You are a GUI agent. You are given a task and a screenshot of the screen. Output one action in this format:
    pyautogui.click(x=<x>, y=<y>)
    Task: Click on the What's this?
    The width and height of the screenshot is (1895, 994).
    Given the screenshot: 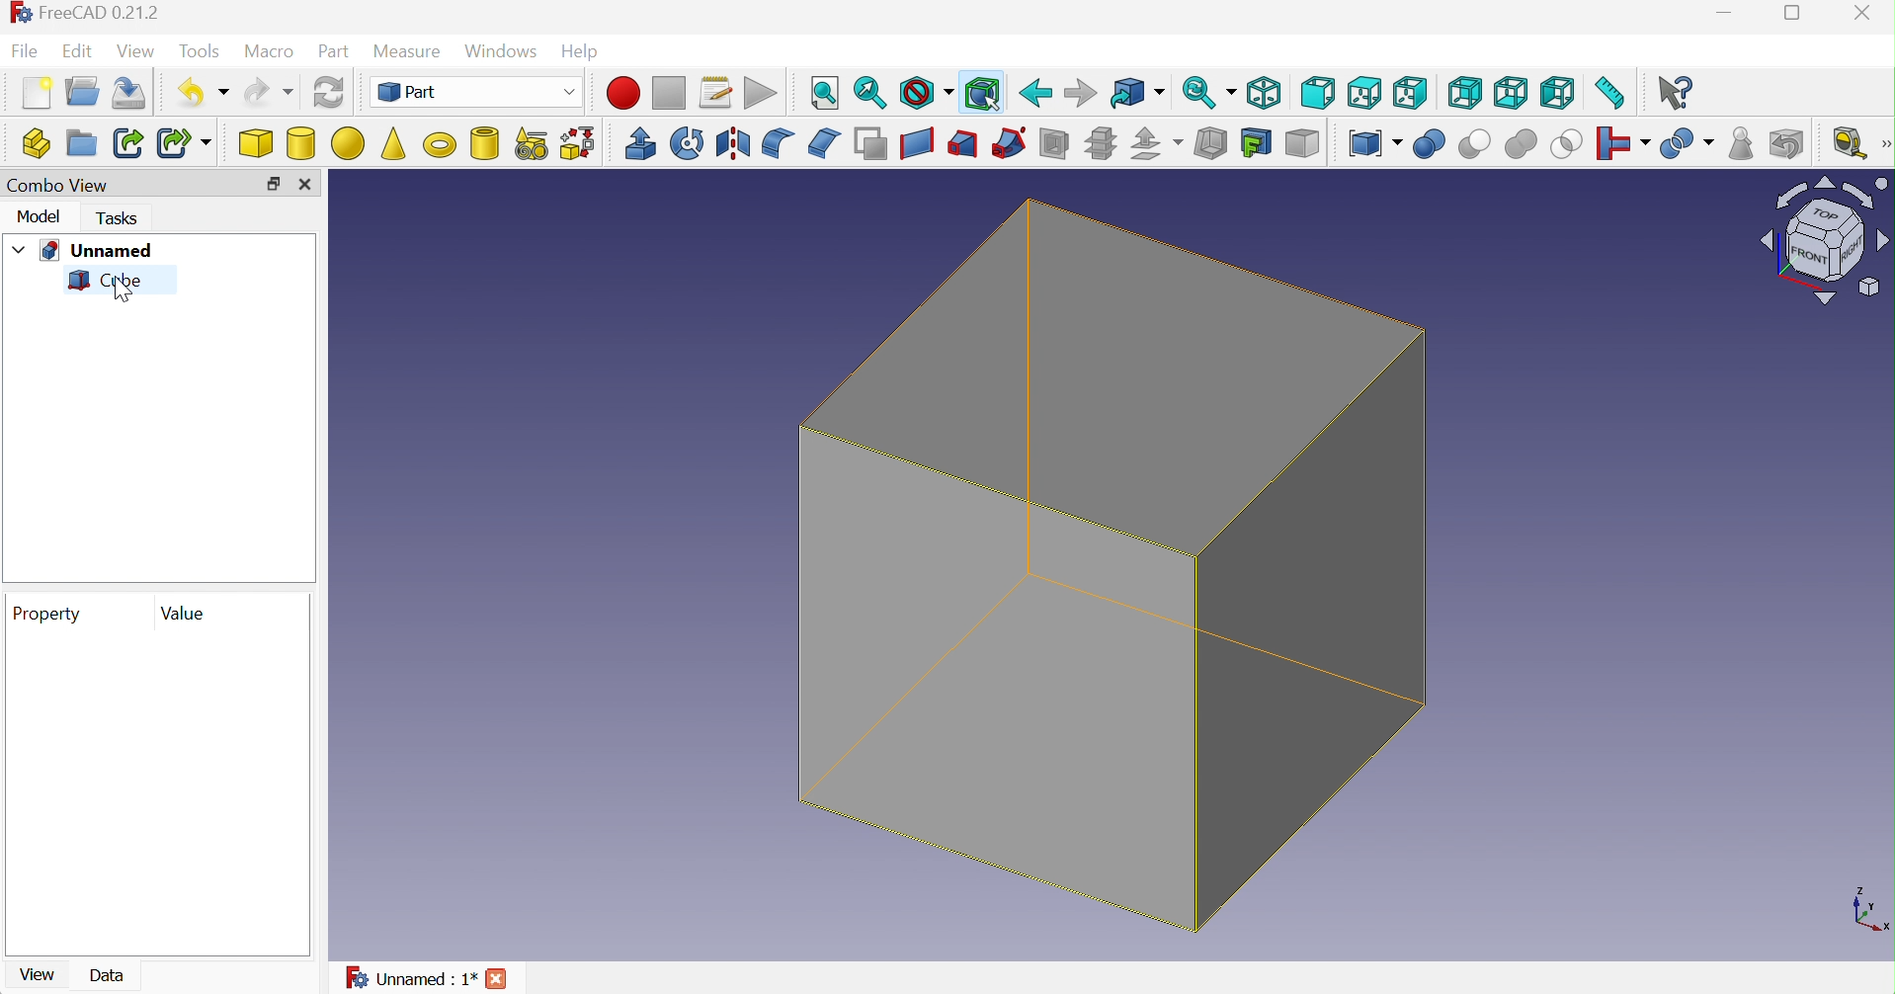 What is the action you would take?
    pyautogui.click(x=1678, y=94)
    